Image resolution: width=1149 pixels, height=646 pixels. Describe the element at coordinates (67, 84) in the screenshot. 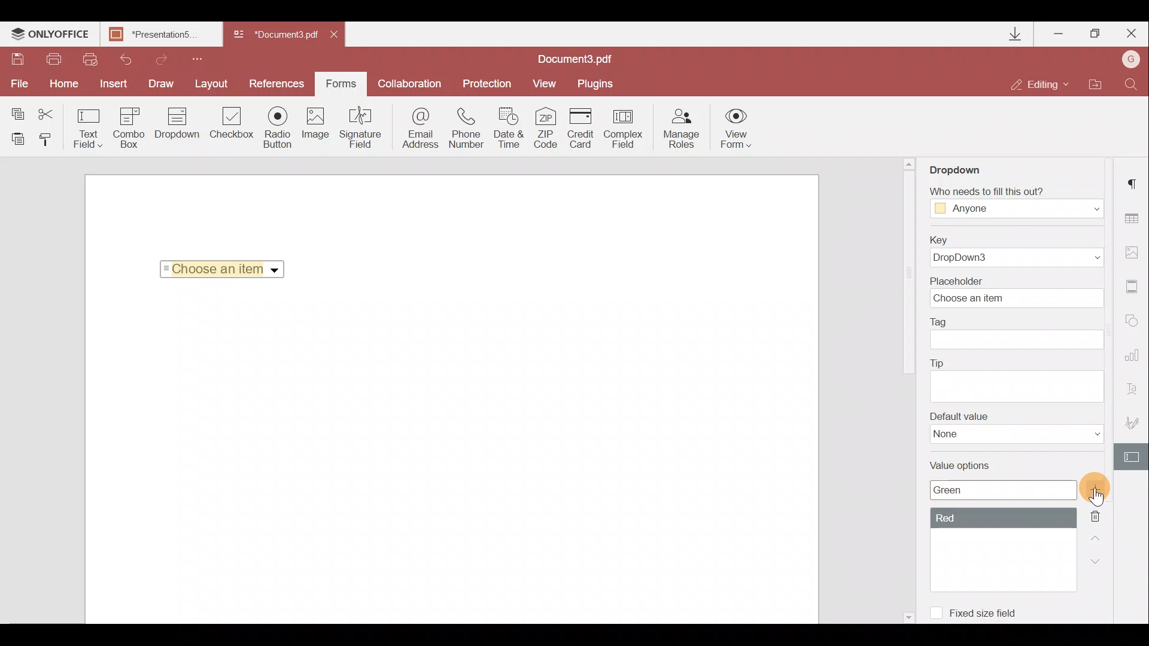

I see `Home` at that location.